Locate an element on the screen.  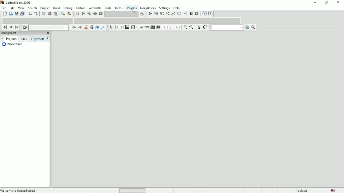
Find is located at coordinates (63, 14).